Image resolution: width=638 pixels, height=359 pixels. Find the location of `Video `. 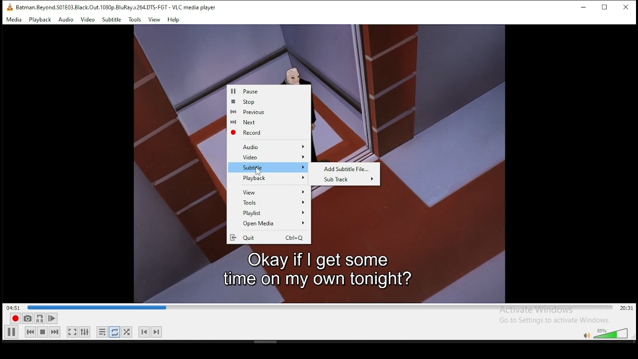

Video  is located at coordinates (271, 157).